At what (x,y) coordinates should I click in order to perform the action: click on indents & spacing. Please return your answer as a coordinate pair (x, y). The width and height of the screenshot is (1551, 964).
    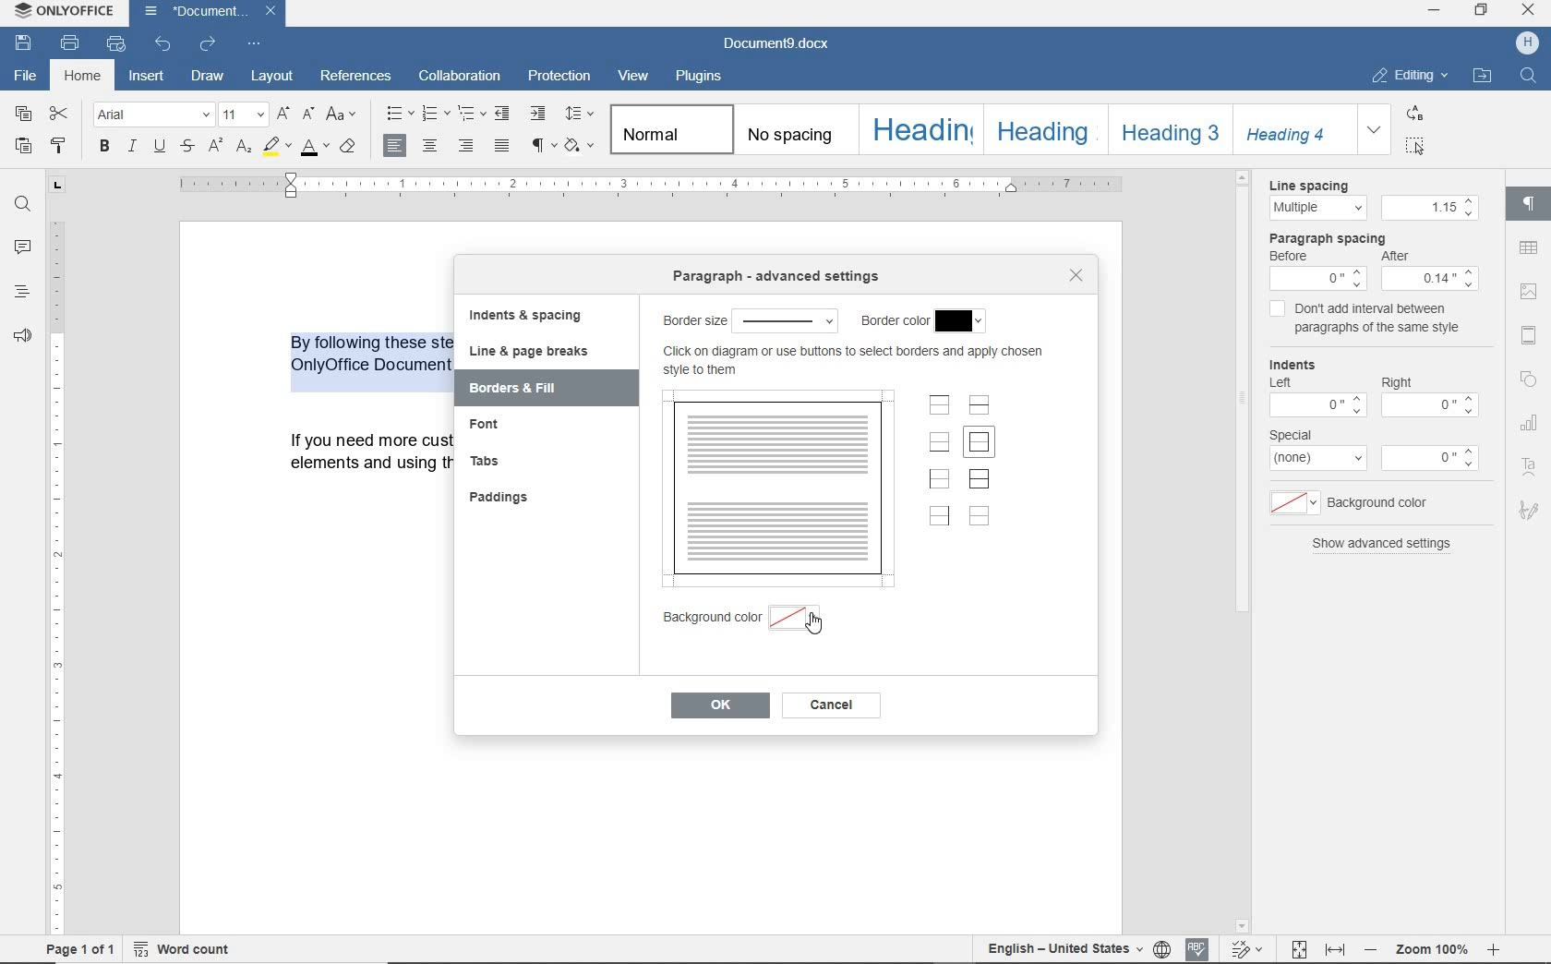
    Looking at the image, I should click on (525, 316).